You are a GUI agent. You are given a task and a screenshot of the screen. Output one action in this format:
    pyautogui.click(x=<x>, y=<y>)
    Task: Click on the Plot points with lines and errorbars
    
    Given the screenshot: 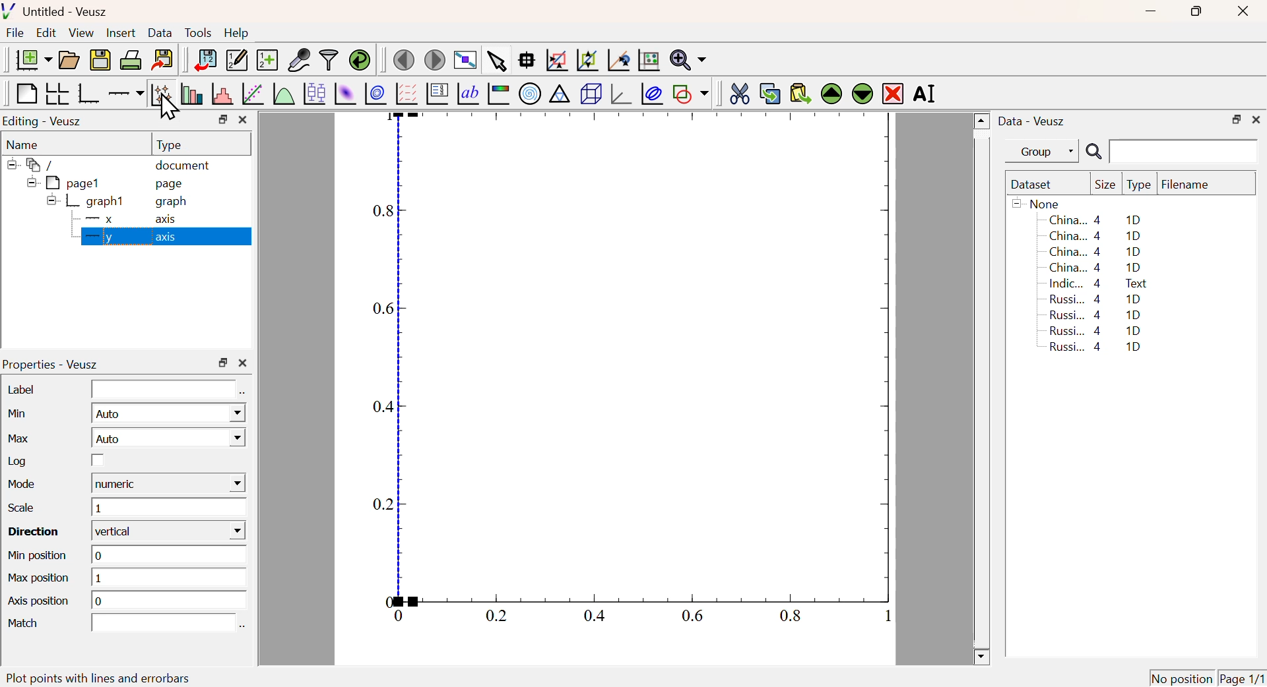 What is the action you would take?
    pyautogui.click(x=162, y=94)
    